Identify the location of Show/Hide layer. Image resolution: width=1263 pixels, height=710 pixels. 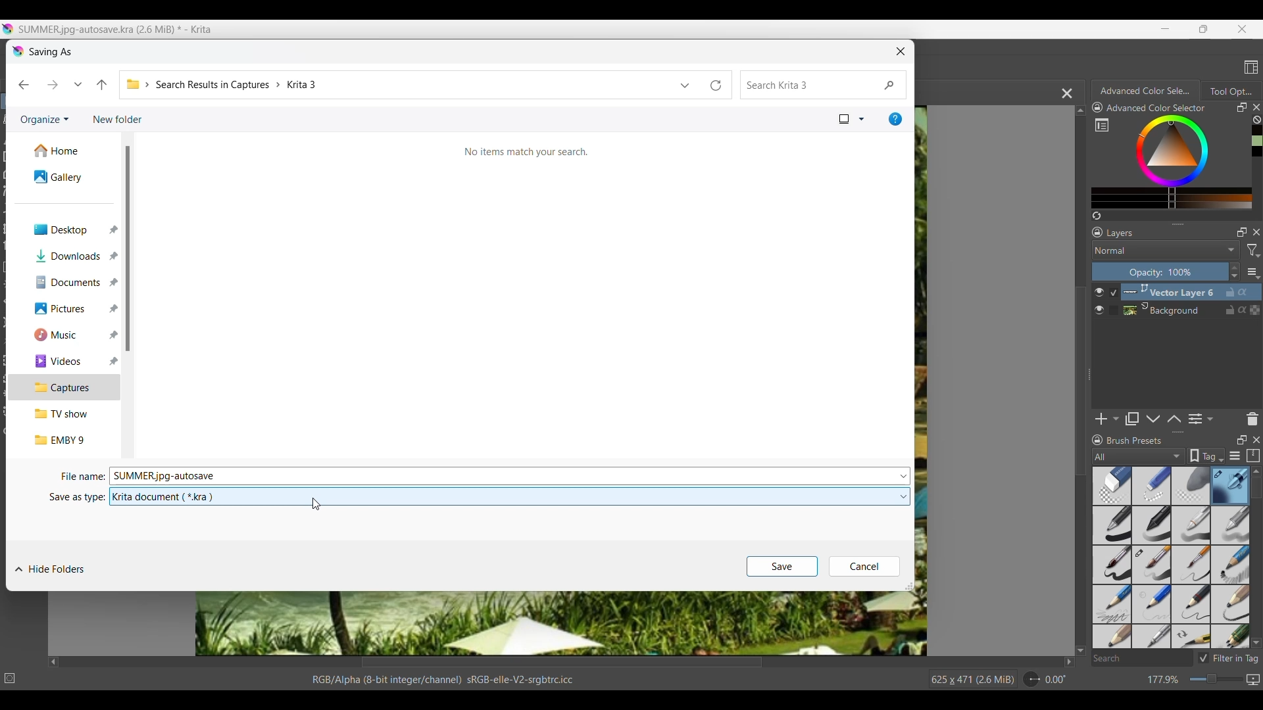
(1099, 301).